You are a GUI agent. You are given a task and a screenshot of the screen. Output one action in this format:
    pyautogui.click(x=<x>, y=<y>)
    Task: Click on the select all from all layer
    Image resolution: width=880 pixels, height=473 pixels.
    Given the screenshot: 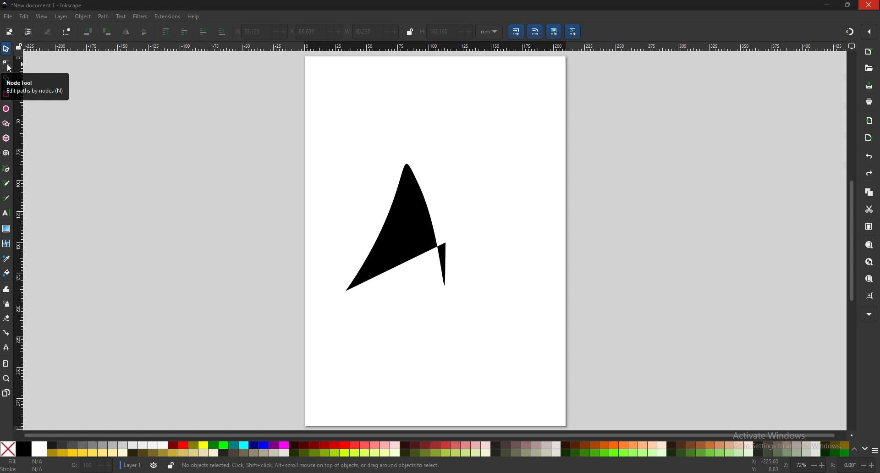 What is the action you would take?
    pyautogui.click(x=29, y=31)
    